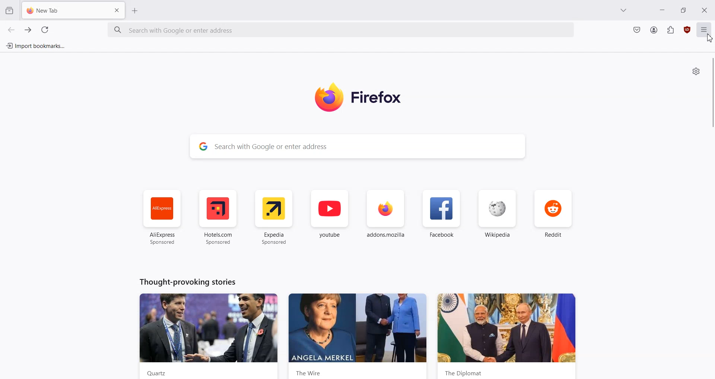 The width and height of the screenshot is (715, 379). Describe the element at coordinates (29, 30) in the screenshot. I see `Go Forward one page ` at that location.